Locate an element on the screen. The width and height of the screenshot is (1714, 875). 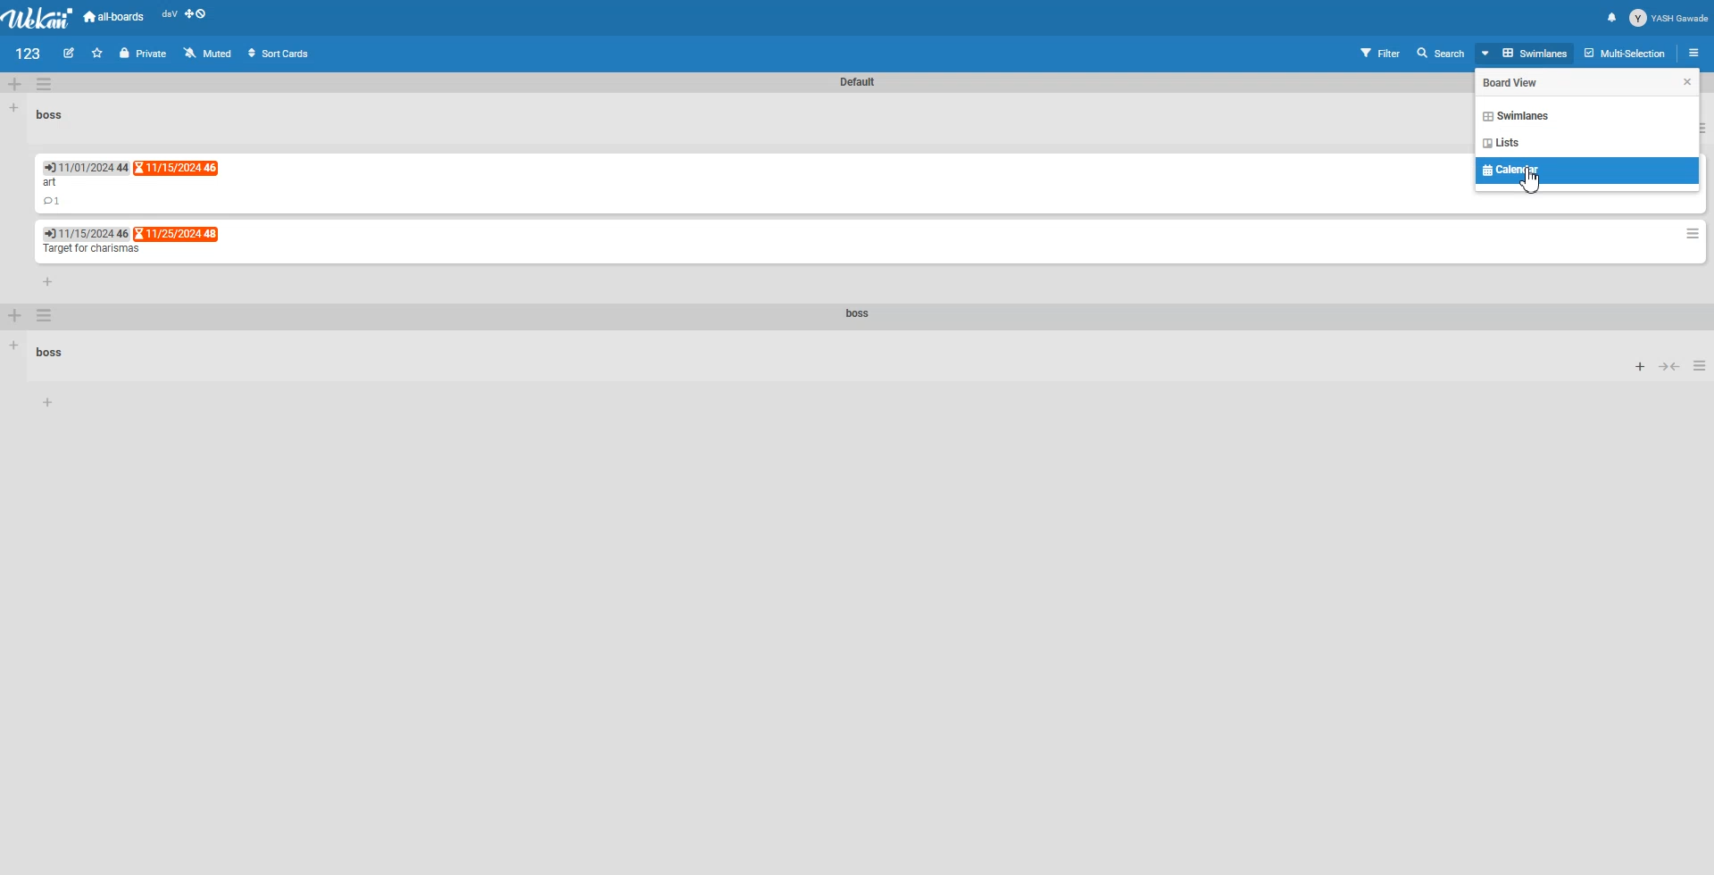
Cursor is located at coordinates (1531, 179).